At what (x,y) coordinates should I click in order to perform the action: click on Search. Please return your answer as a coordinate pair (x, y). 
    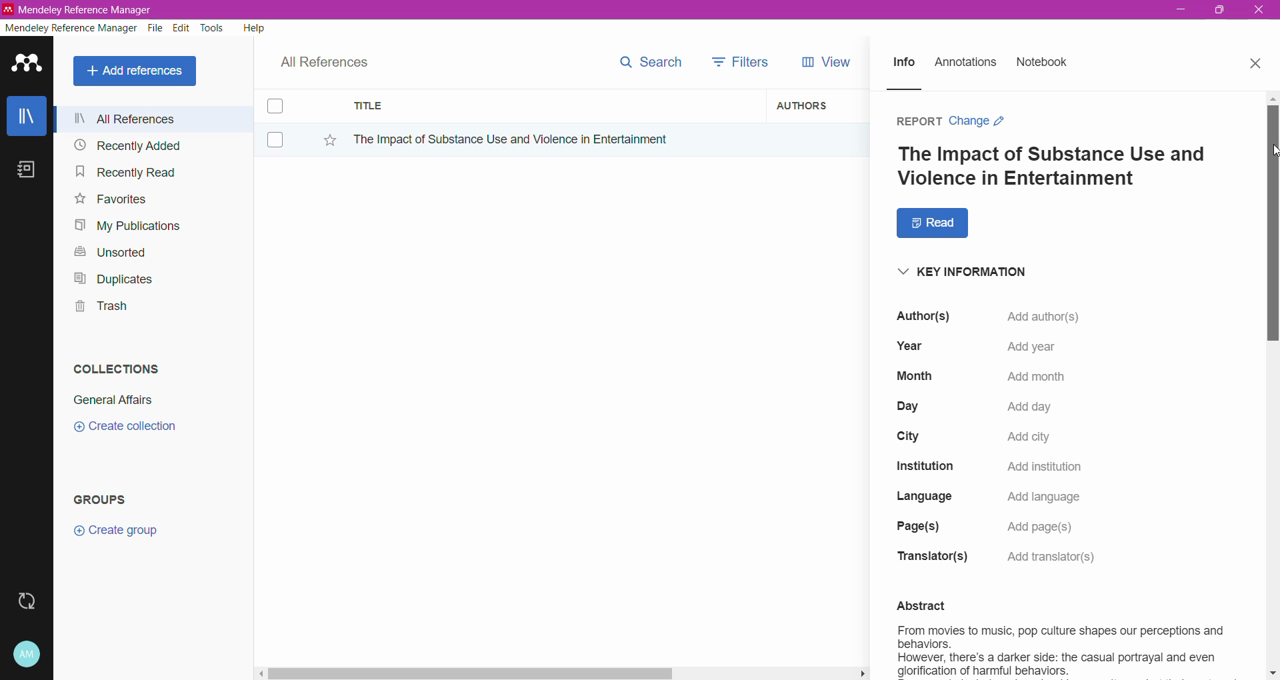
    Looking at the image, I should click on (644, 65).